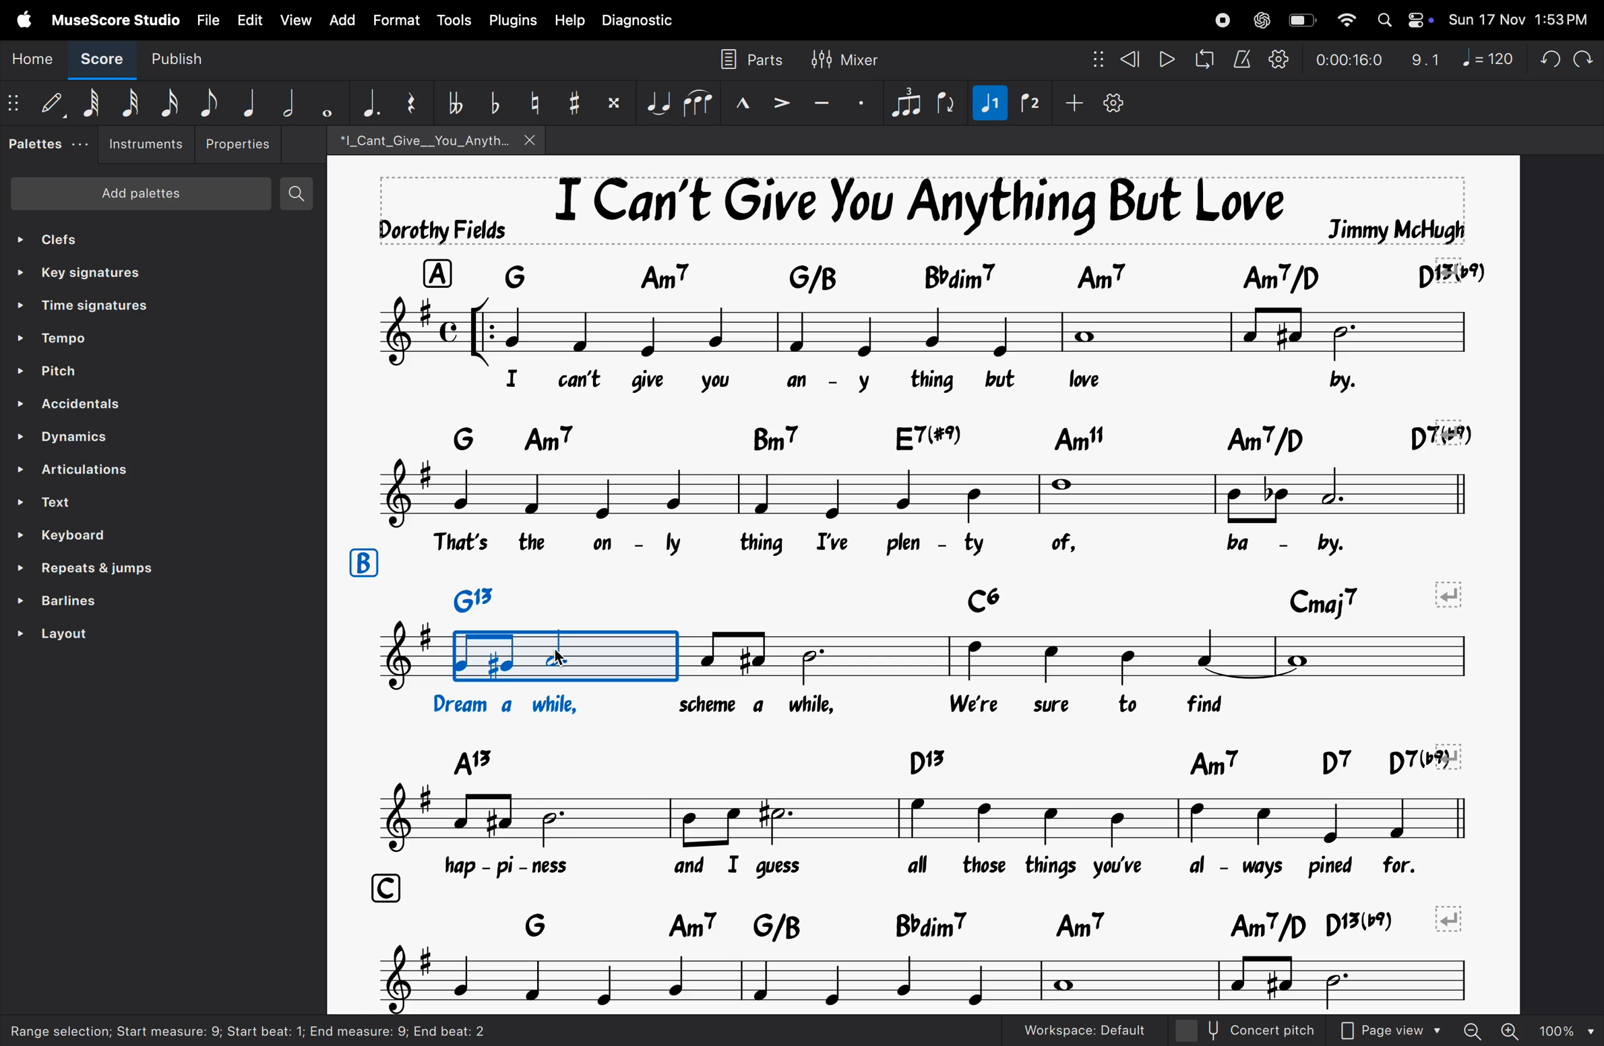 The image size is (1604, 1046). I want to click on notes, so click(910, 335).